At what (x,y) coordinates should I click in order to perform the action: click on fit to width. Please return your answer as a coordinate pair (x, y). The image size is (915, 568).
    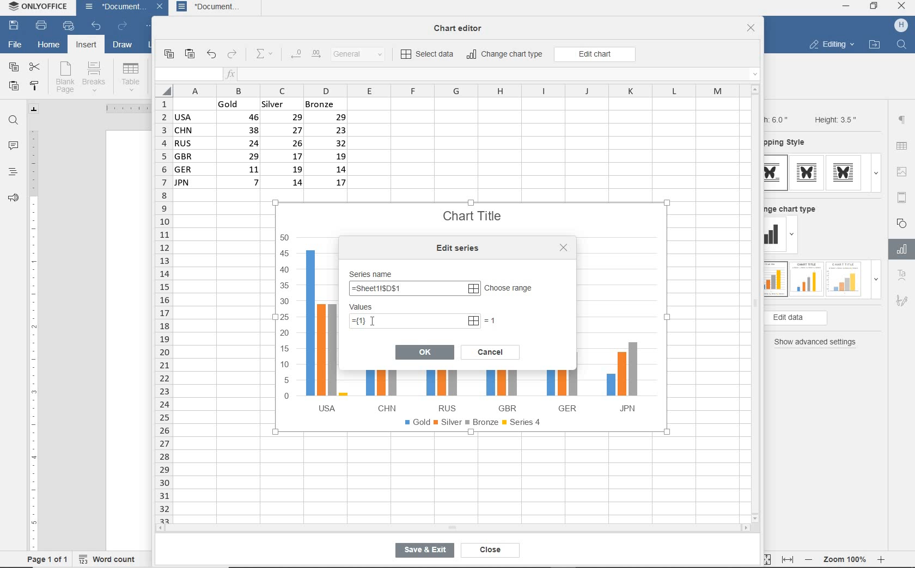
    Looking at the image, I should click on (787, 559).